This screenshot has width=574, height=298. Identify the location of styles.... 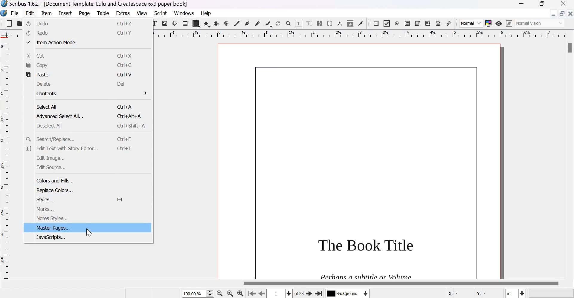
(84, 200).